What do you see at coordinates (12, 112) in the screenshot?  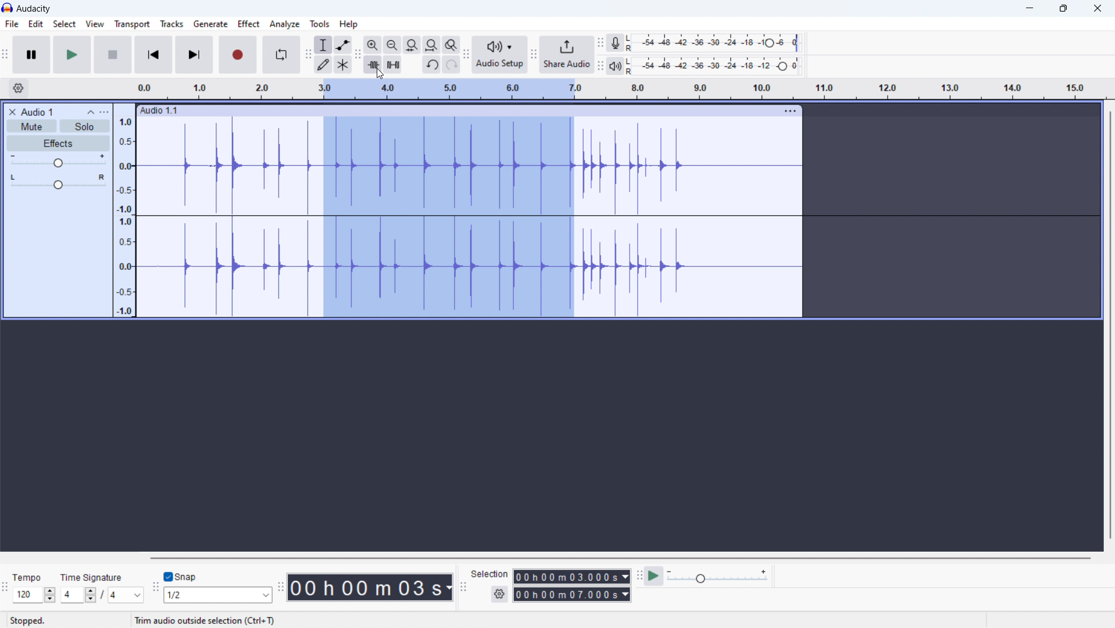 I see `delete audio` at bounding box center [12, 112].